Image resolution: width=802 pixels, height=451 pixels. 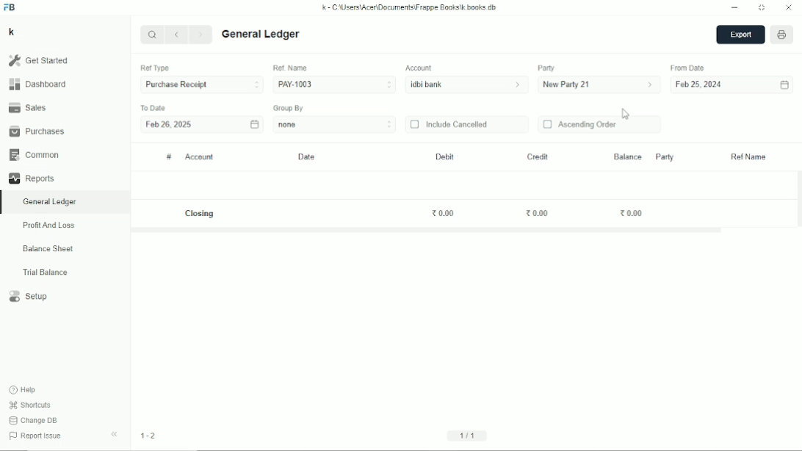 What do you see at coordinates (749, 157) in the screenshot?
I see `Ref name` at bounding box center [749, 157].